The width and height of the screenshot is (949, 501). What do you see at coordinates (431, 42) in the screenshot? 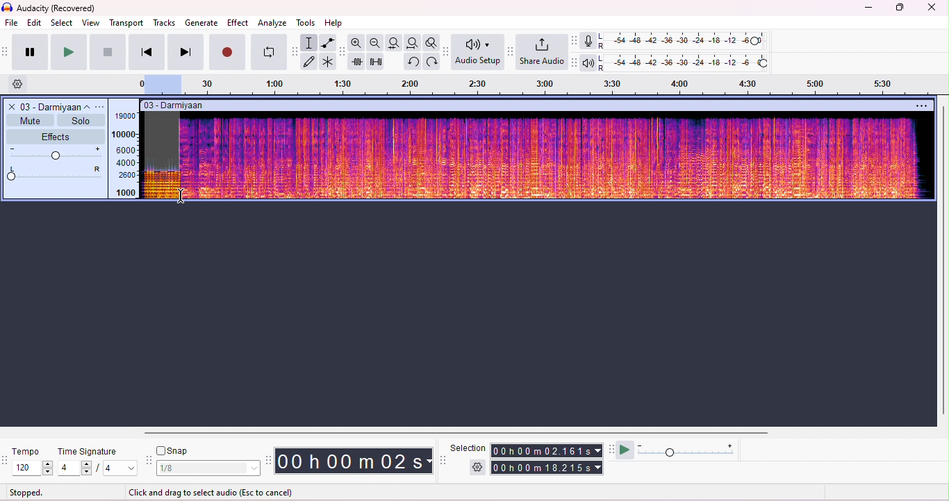
I see `toggle zoom` at bounding box center [431, 42].